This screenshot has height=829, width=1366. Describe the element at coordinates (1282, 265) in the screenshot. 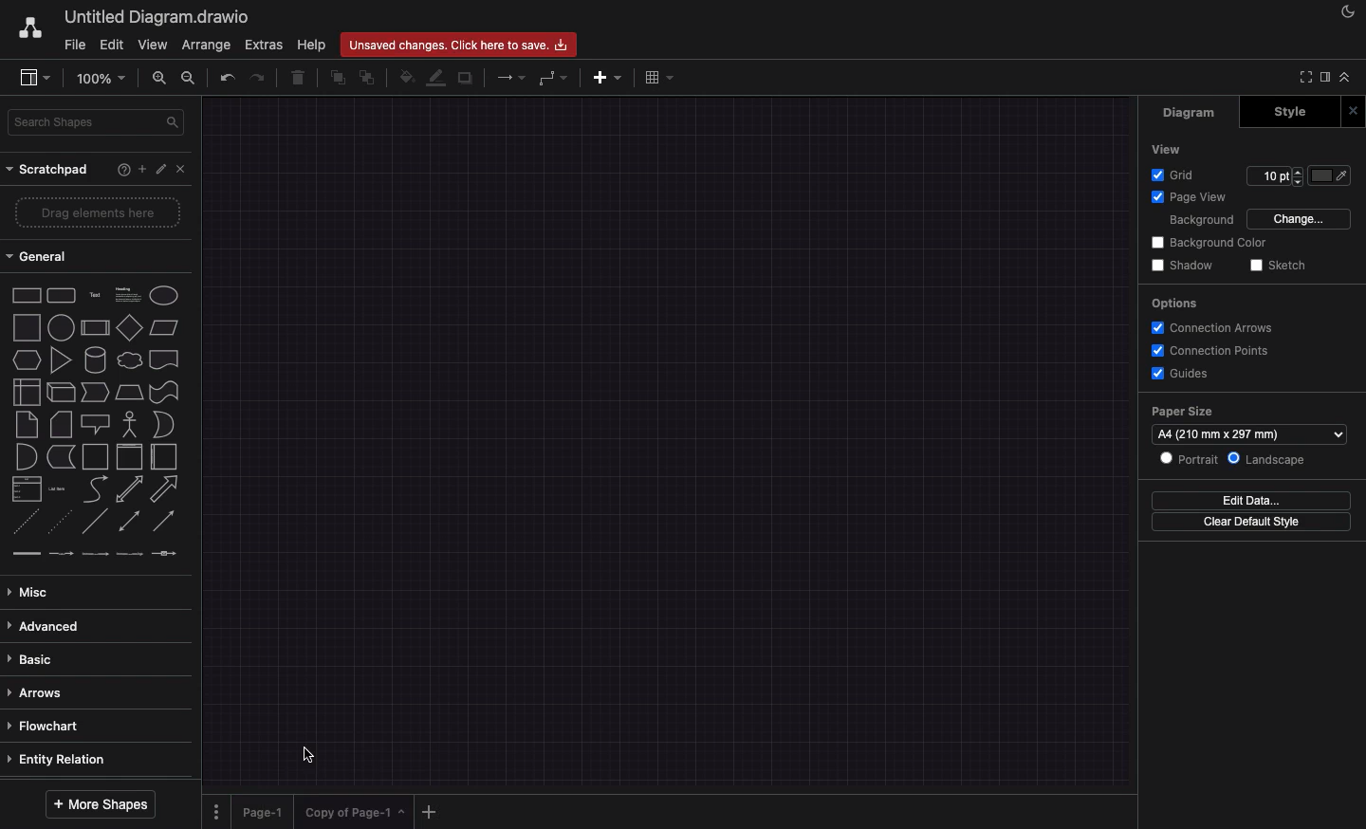

I see `sketch` at that location.